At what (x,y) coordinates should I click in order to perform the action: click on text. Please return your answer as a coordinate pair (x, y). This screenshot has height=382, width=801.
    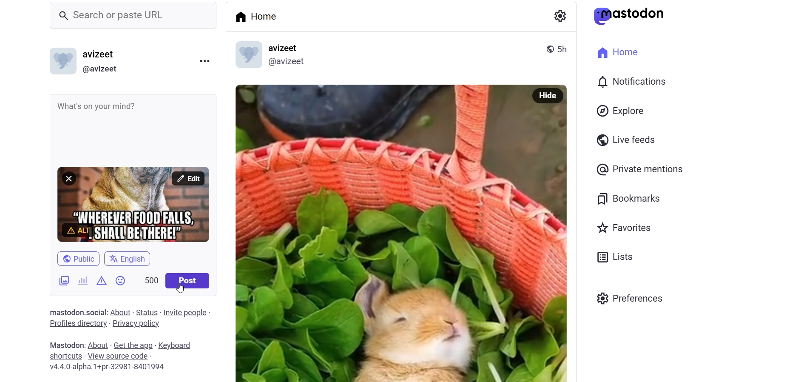
    Looking at the image, I should click on (65, 345).